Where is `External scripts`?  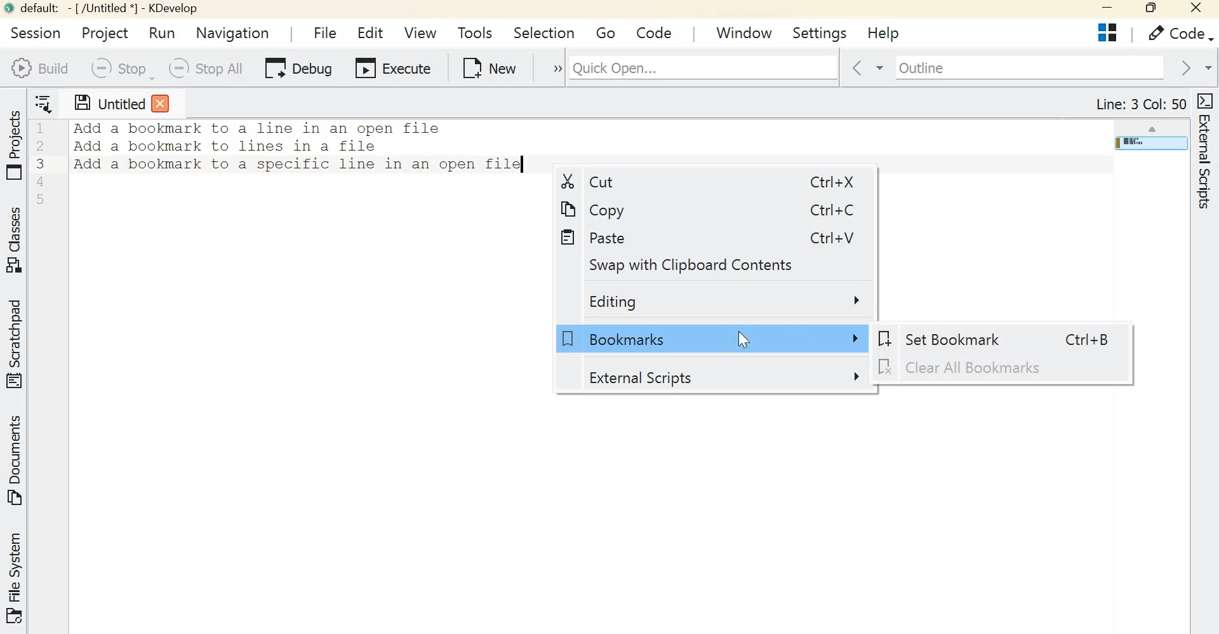 External scripts is located at coordinates (1207, 161).